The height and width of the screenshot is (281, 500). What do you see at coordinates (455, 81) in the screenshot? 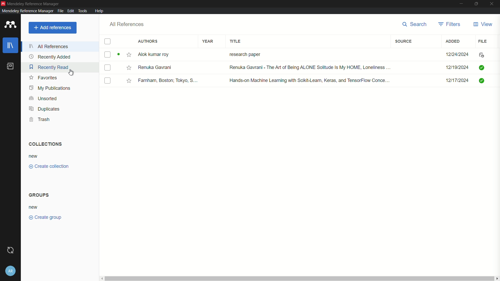
I see `12/17/2024` at bounding box center [455, 81].